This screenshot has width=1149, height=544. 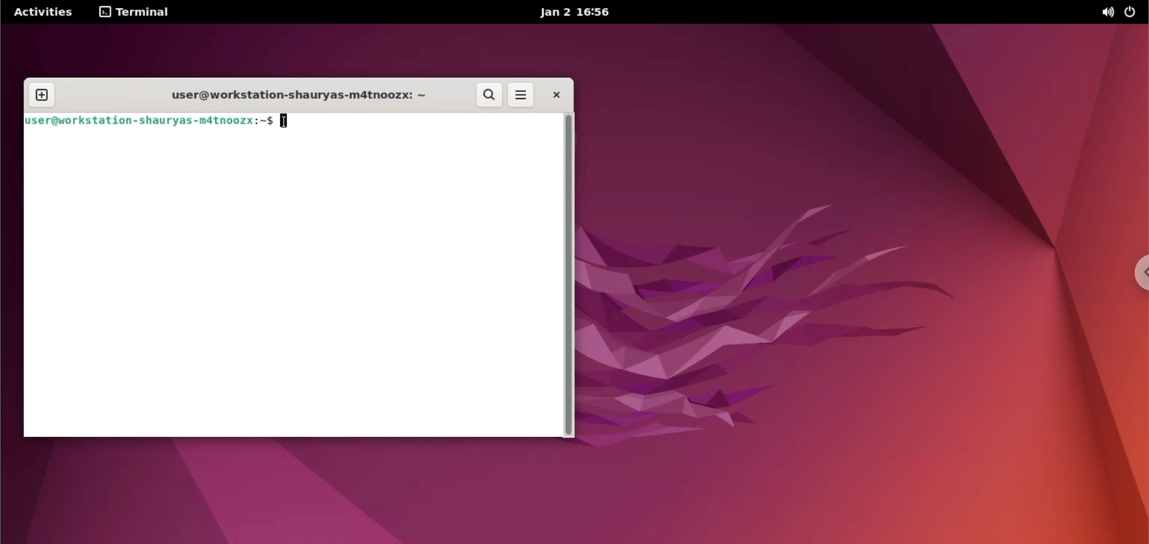 I want to click on close, so click(x=552, y=96).